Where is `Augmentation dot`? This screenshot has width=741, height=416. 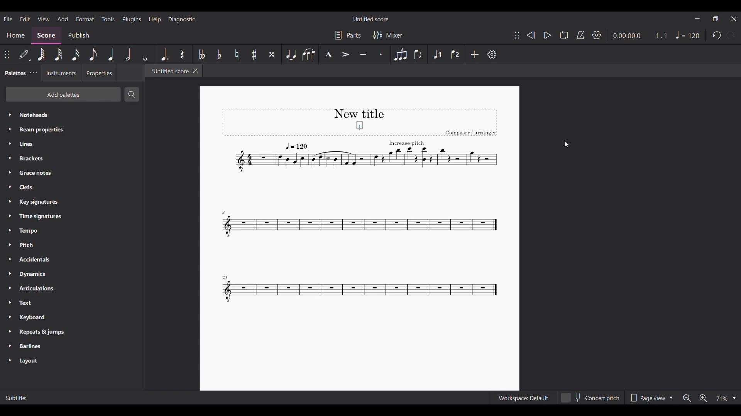
Augmentation dot is located at coordinates (164, 54).